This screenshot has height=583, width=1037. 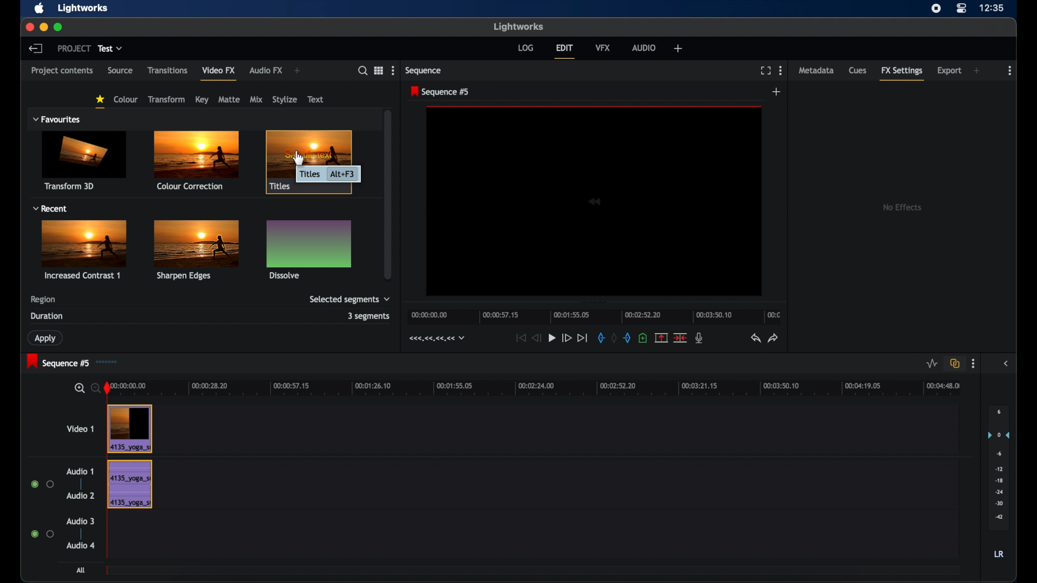 What do you see at coordinates (526, 48) in the screenshot?
I see `log` at bounding box center [526, 48].